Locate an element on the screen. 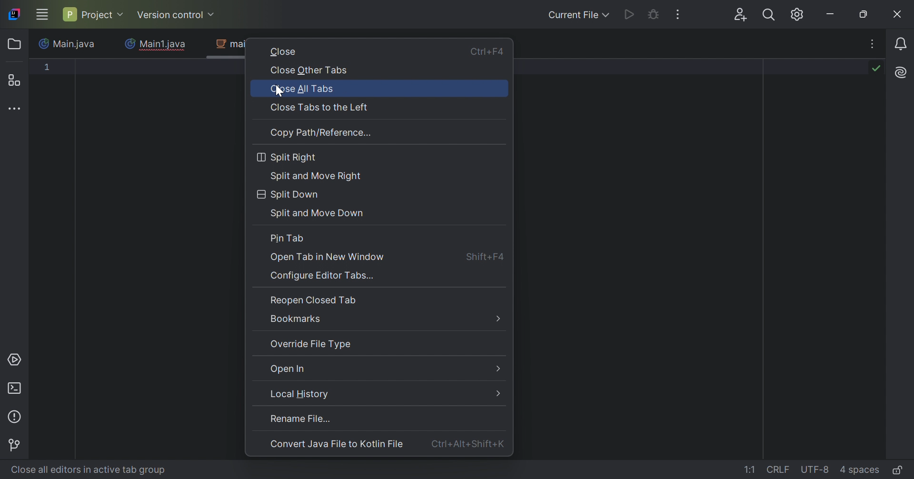  Pin Tab is located at coordinates (288, 239).